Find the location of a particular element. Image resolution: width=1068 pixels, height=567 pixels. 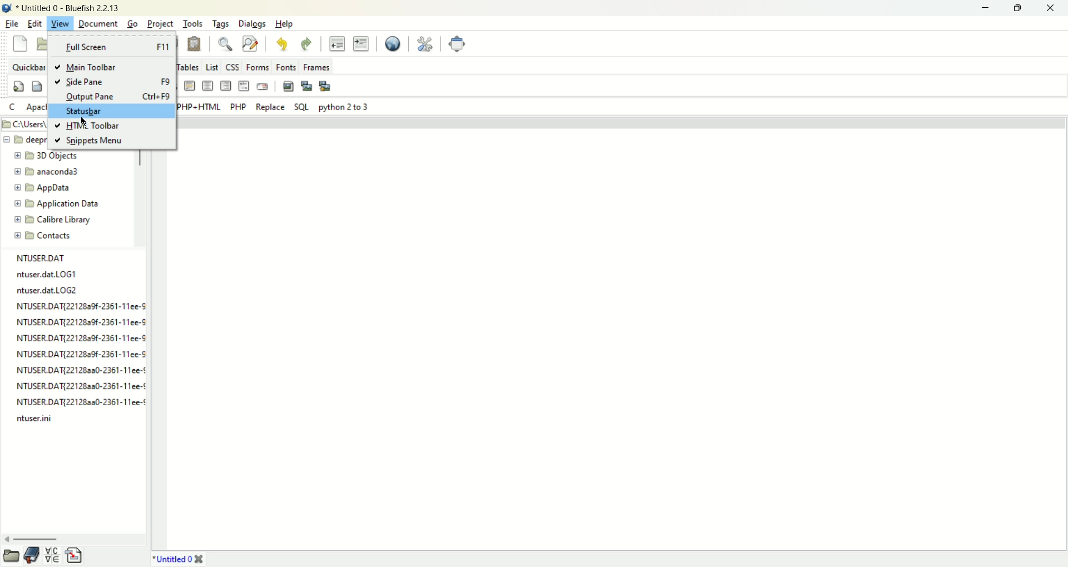

fullscreen is located at coordinates (458, 43).